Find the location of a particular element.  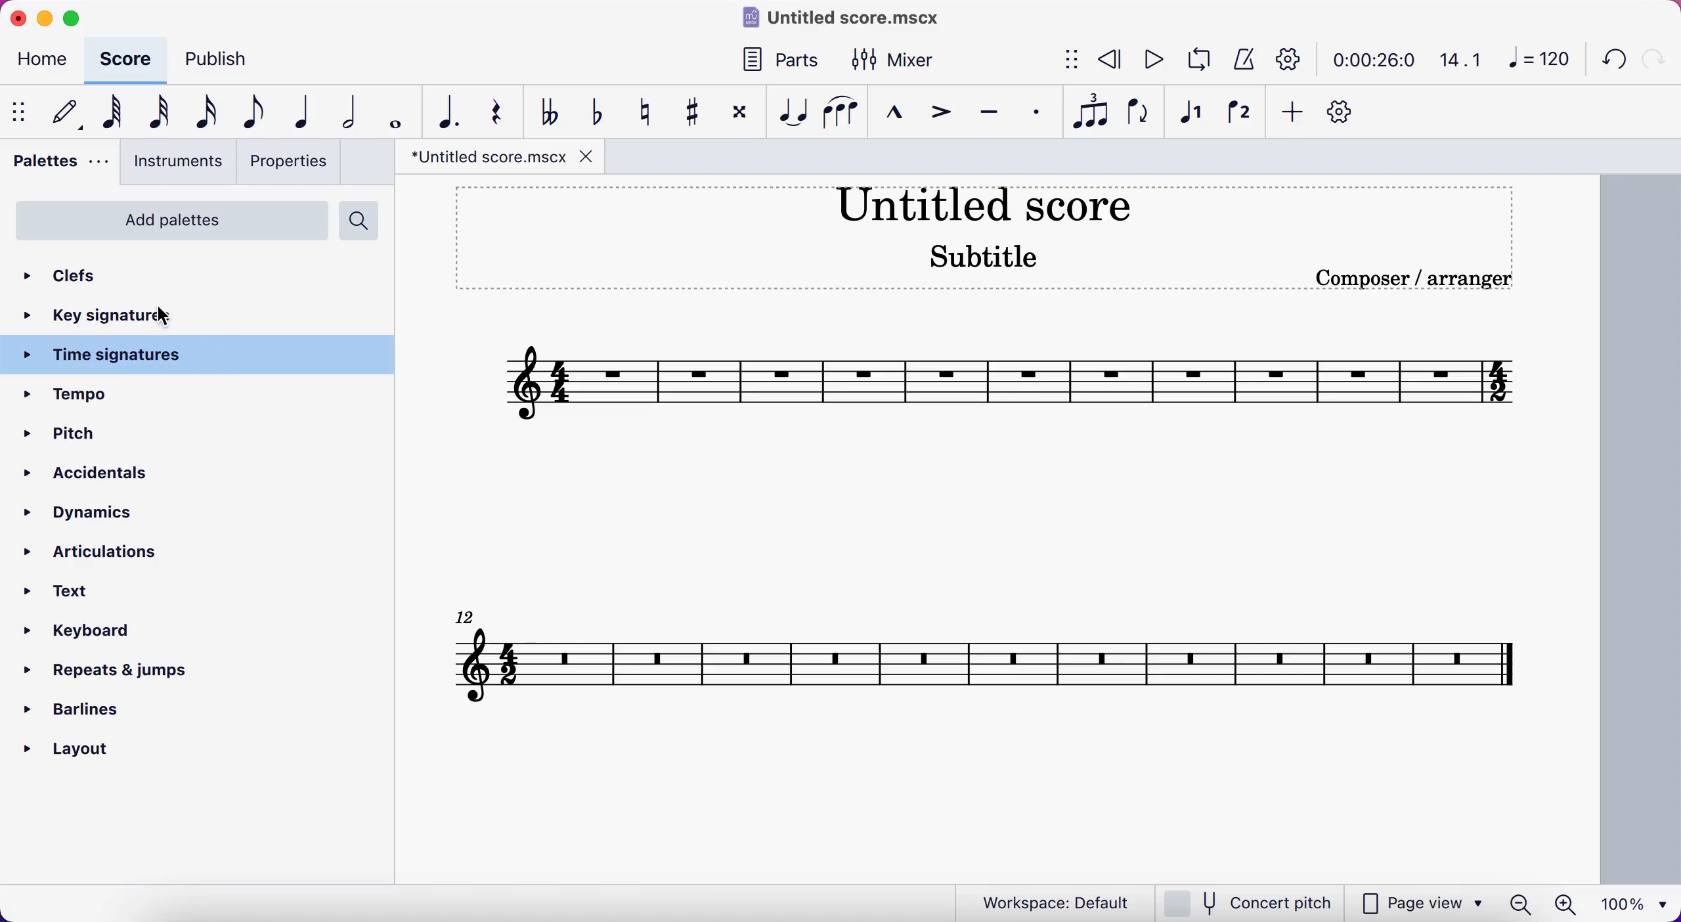

toggle double flat is located at coordinates (554, 110).